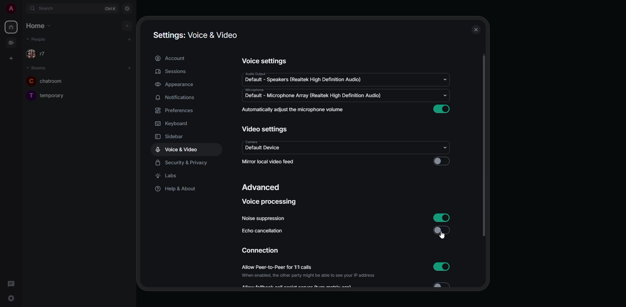  I want to click on allow peer-to-peer for 1:1 calls, so click(309, 271).